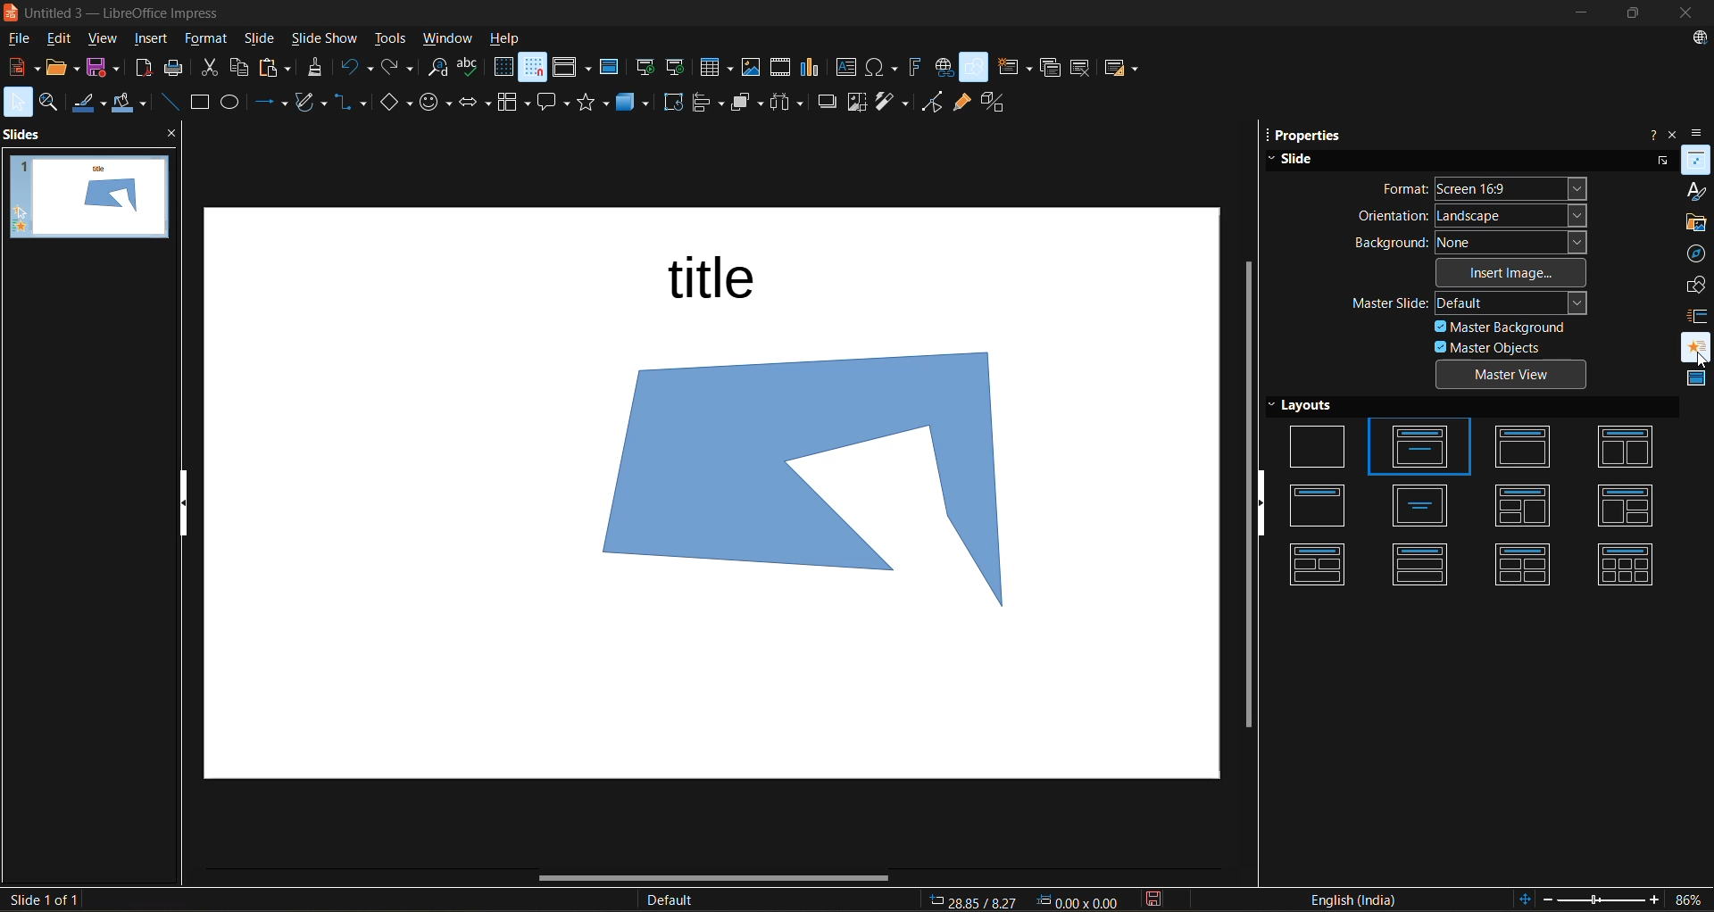  I want to click on close sidebar deck, so click(1676, 132).